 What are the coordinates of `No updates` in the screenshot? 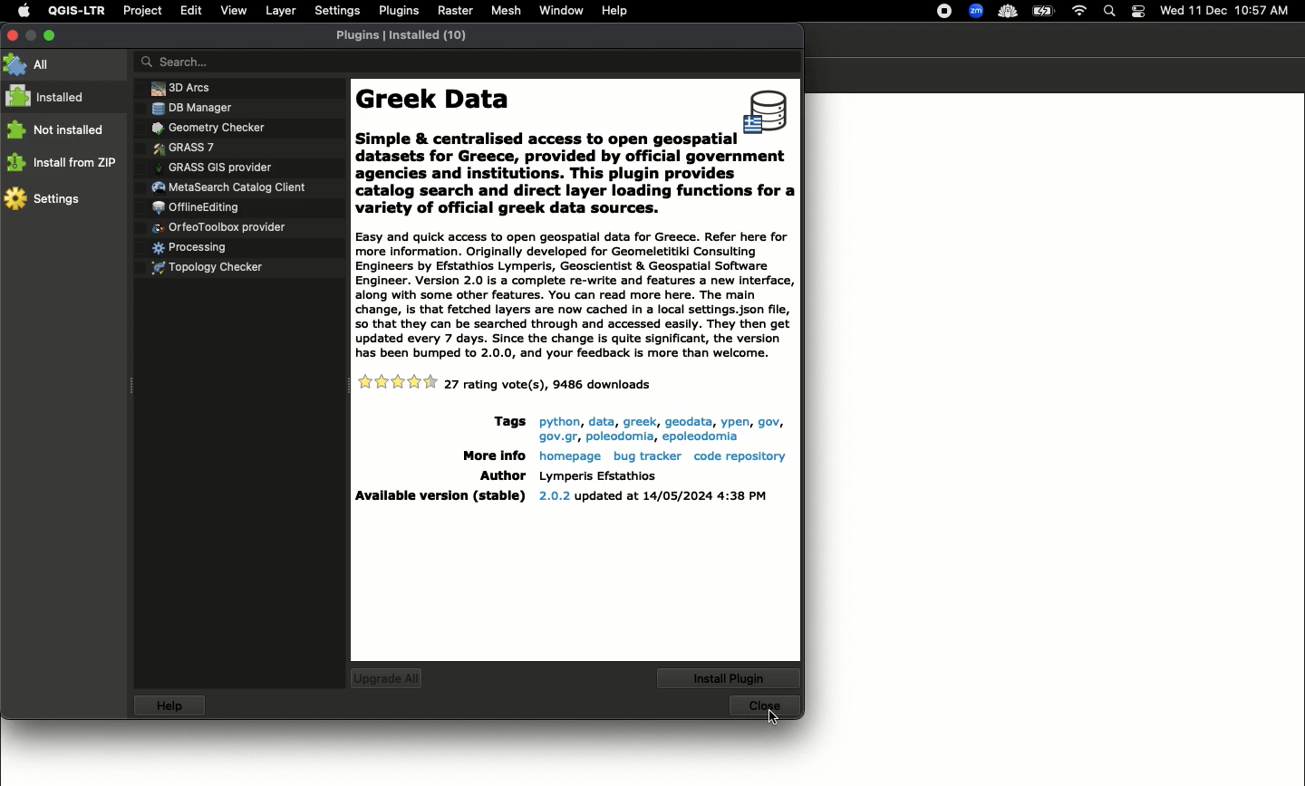 It's located at (395, 677).